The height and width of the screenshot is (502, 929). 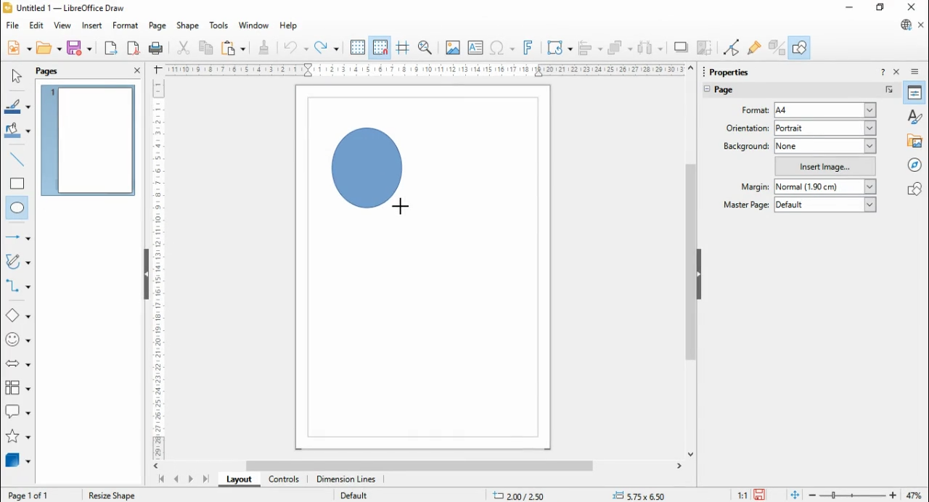 I want to click on zoom and pan, so click(x=425, y=48).